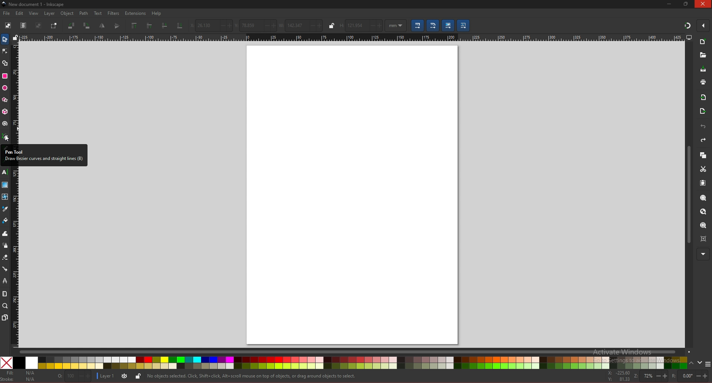 The width and height of the screenshot is (712, 383). I want to click on zoom drawing, so click(703, 212).